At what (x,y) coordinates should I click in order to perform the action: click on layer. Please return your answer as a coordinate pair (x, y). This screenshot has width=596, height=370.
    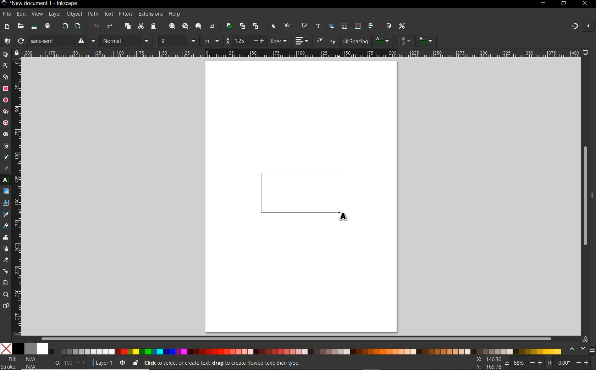
    Looking at the image, I should click on (53, 14).